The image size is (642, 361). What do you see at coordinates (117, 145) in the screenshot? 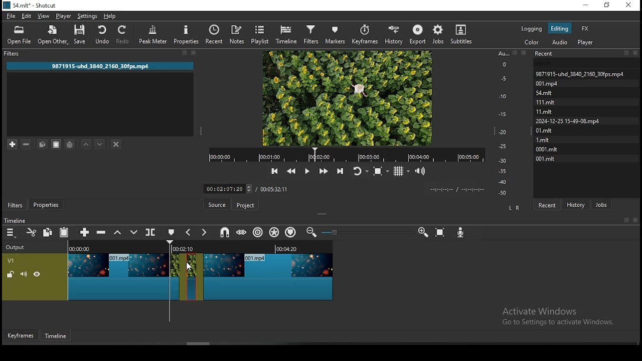
I see `deselect filter` at bounding box center [117, 145].